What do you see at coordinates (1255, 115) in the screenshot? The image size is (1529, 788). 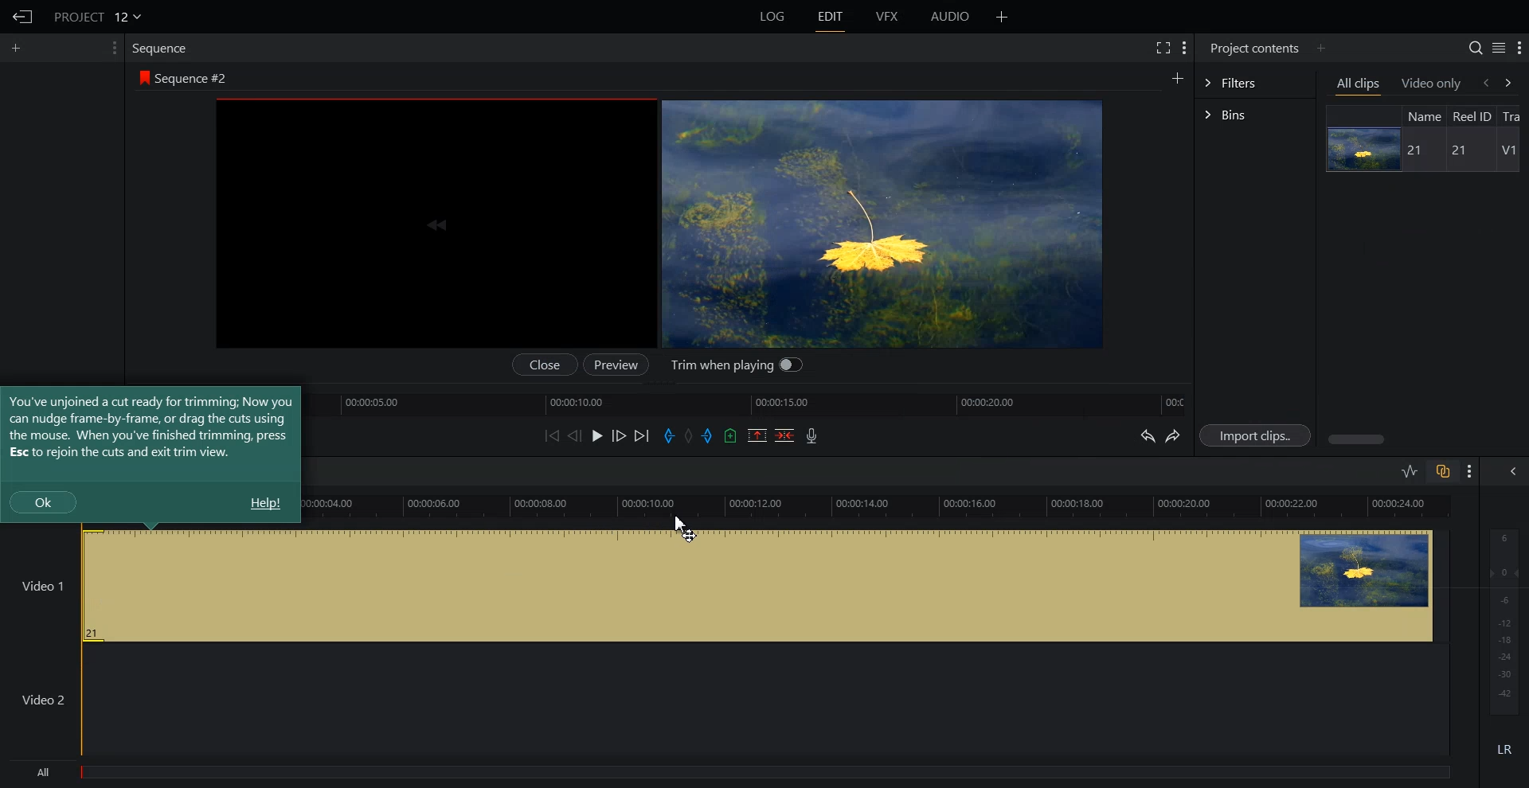 I see `Bins` at bounding box center [1255, 115].